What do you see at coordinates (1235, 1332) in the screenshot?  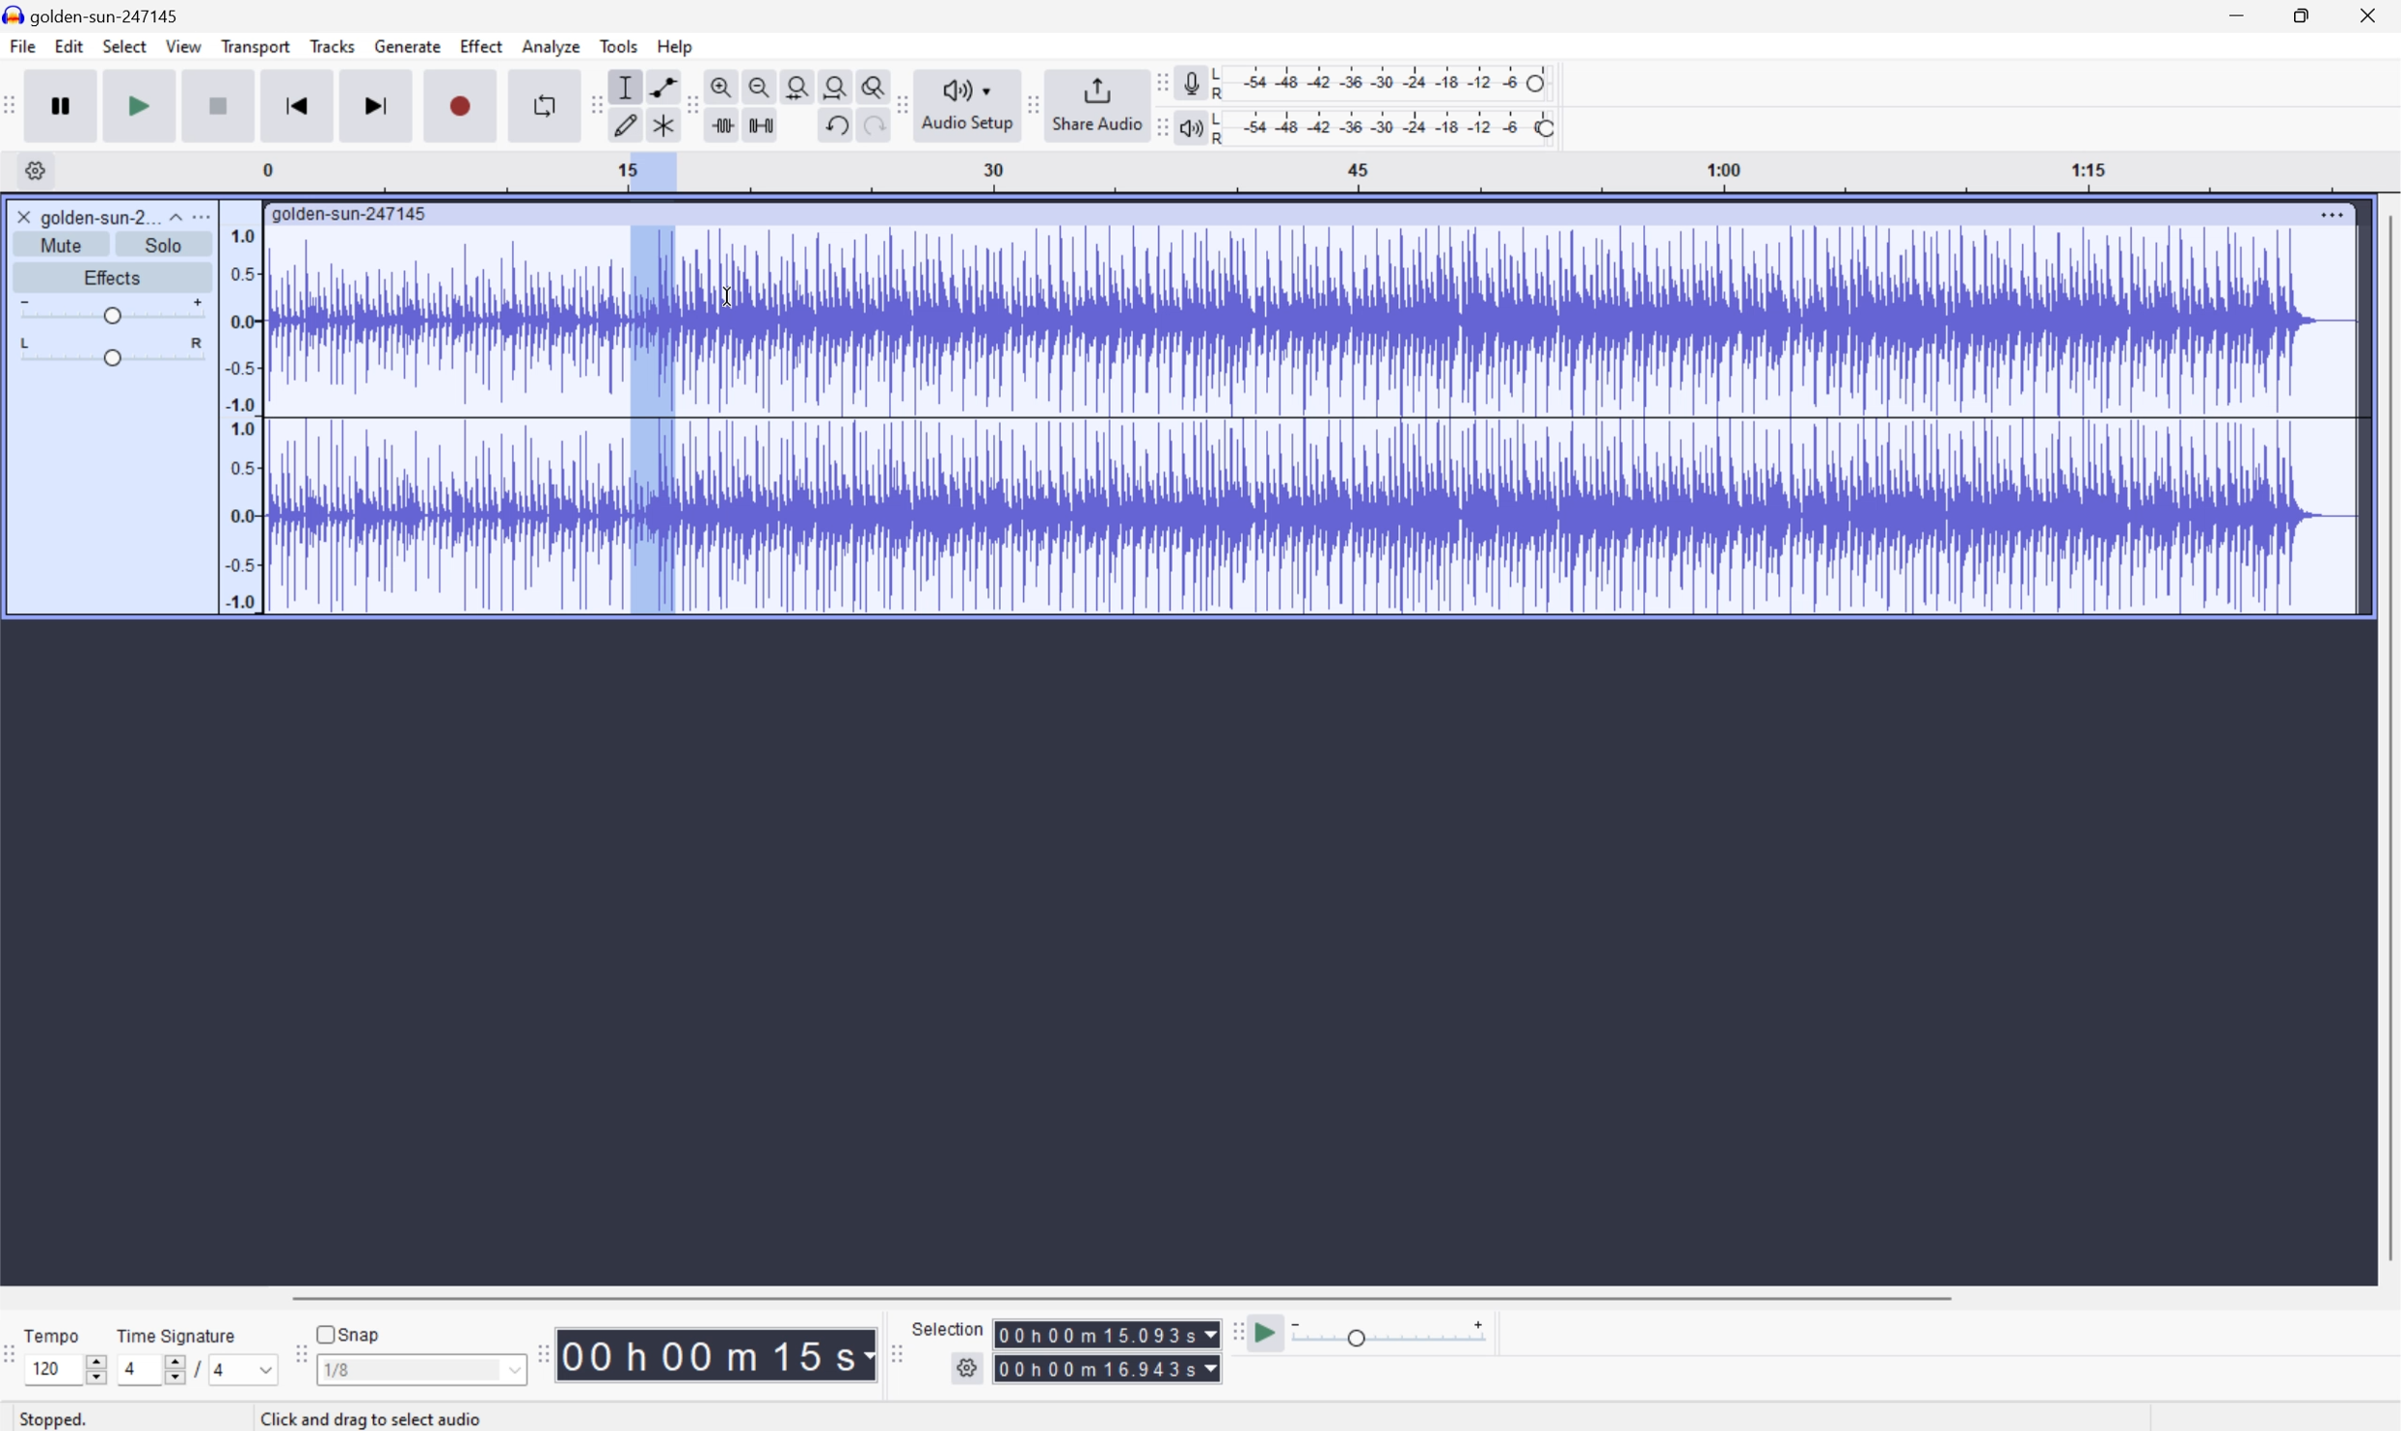 I see `Audacity play at speed toolbar` at bounding box center [1235, 1332].